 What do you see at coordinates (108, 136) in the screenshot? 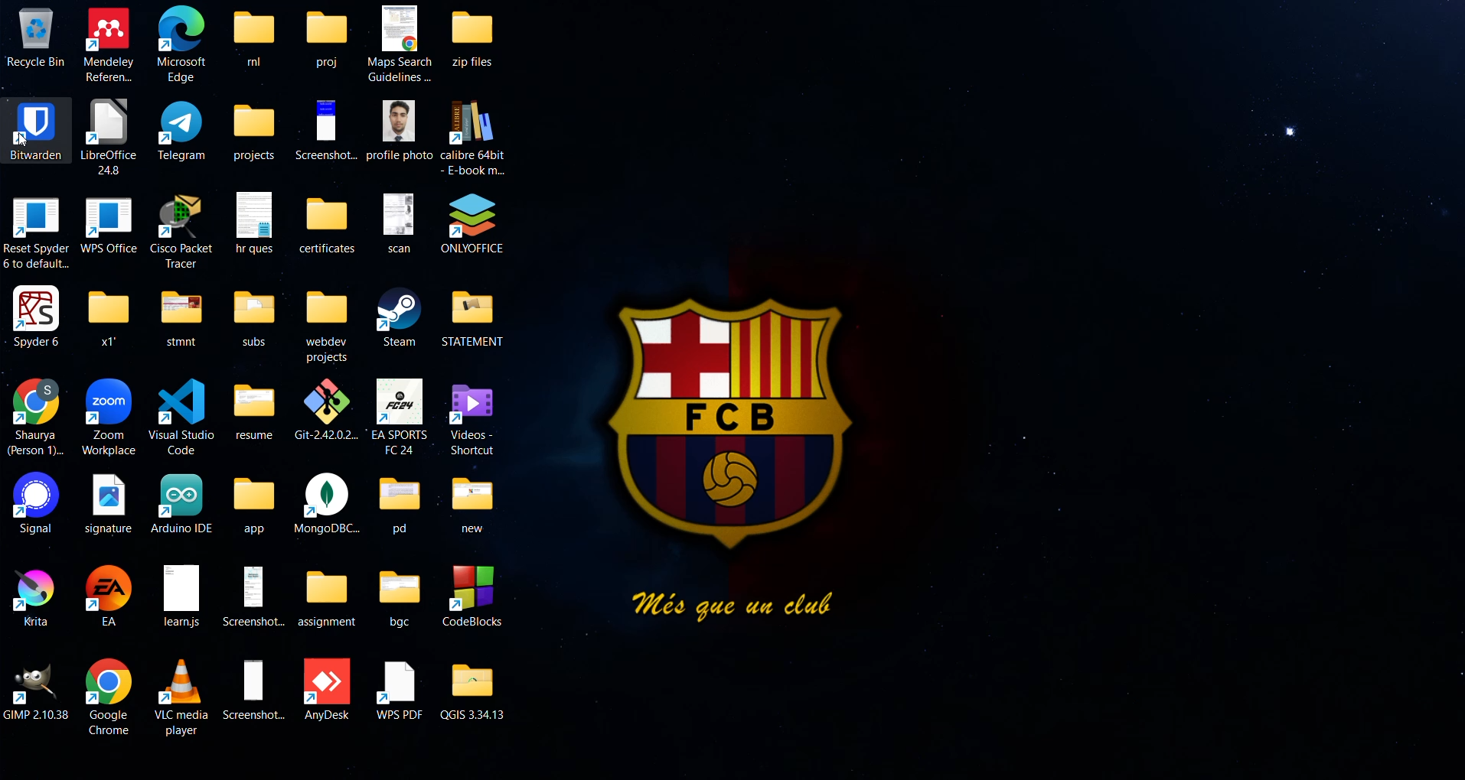
I see `LibreOffice 24.8` at bounding box center [108, 136].